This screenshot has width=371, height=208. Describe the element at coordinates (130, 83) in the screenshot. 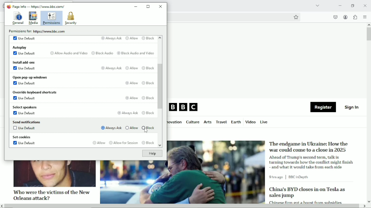

I see `Allow` at that location.